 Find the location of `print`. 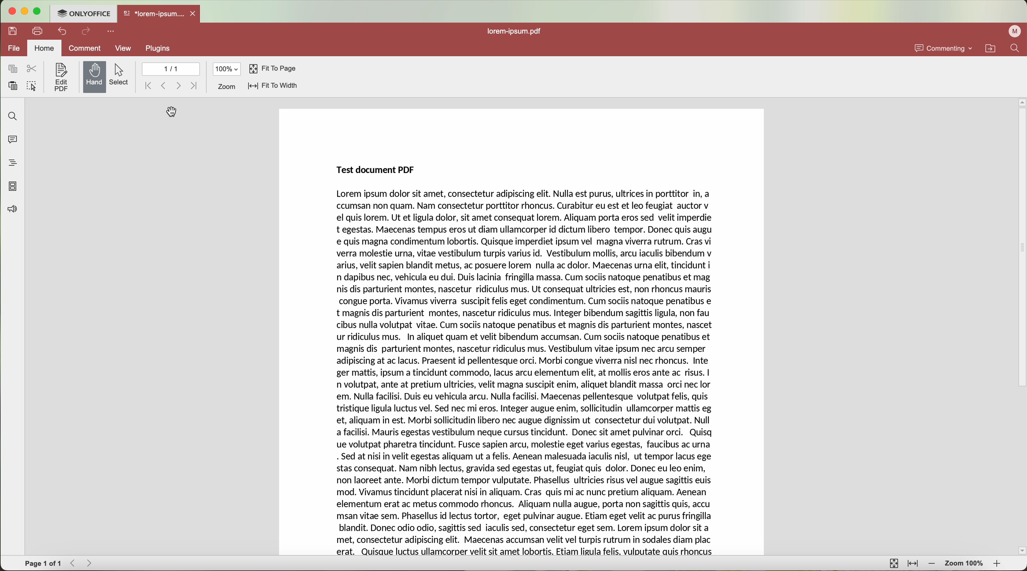

print is located at coordinates (38, 30).